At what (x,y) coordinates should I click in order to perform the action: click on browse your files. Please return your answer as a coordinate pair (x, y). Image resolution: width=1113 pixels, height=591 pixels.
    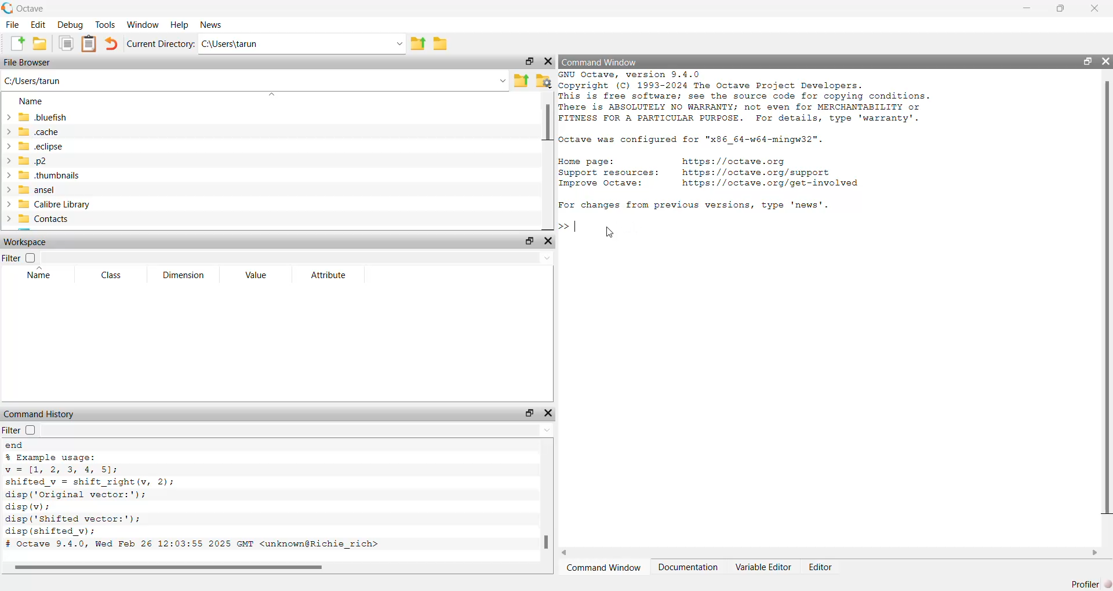
    Looking at the image, I should click on (544, 82).